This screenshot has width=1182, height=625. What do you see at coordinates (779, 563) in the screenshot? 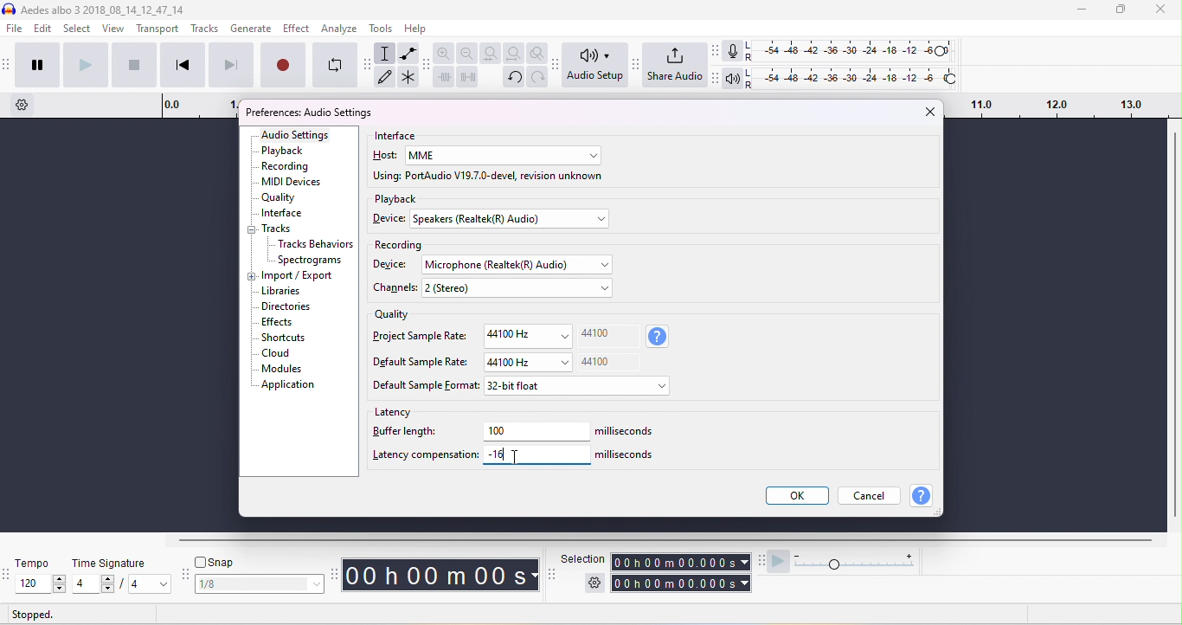
I see `play at speed/ play at speed once` at bounding box center [779, 563].